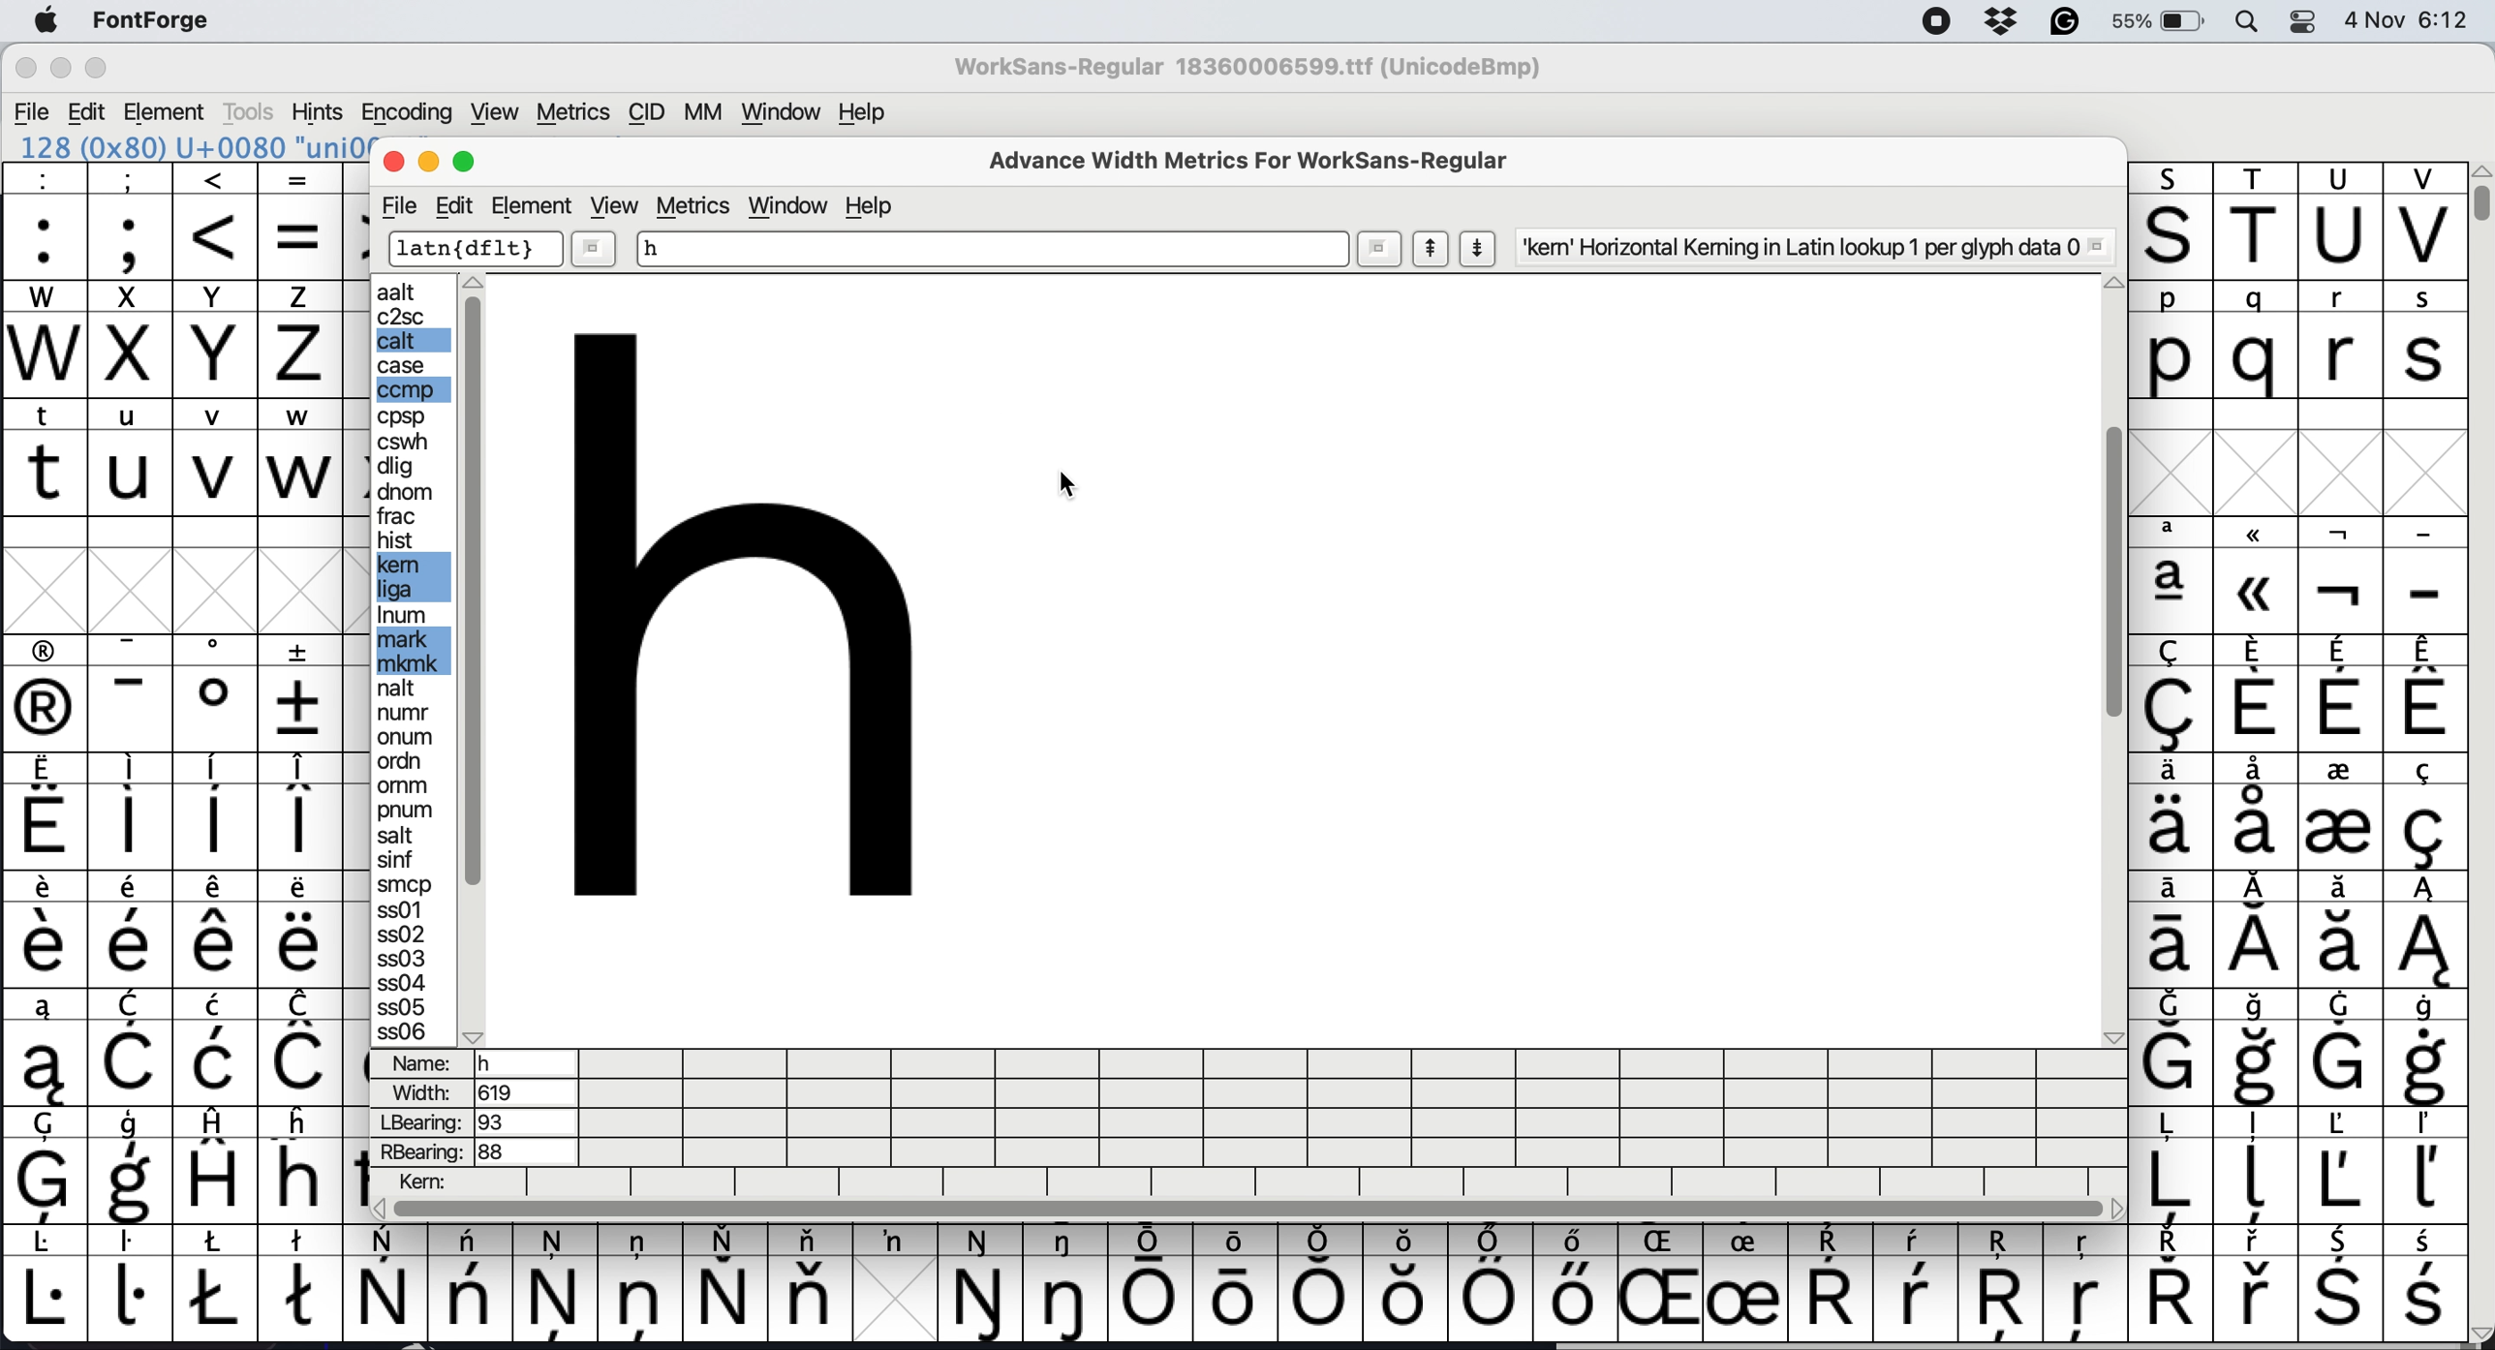  Describe the element at coordinates (414, 659) in the screenshot. I see `edit options` at that location.